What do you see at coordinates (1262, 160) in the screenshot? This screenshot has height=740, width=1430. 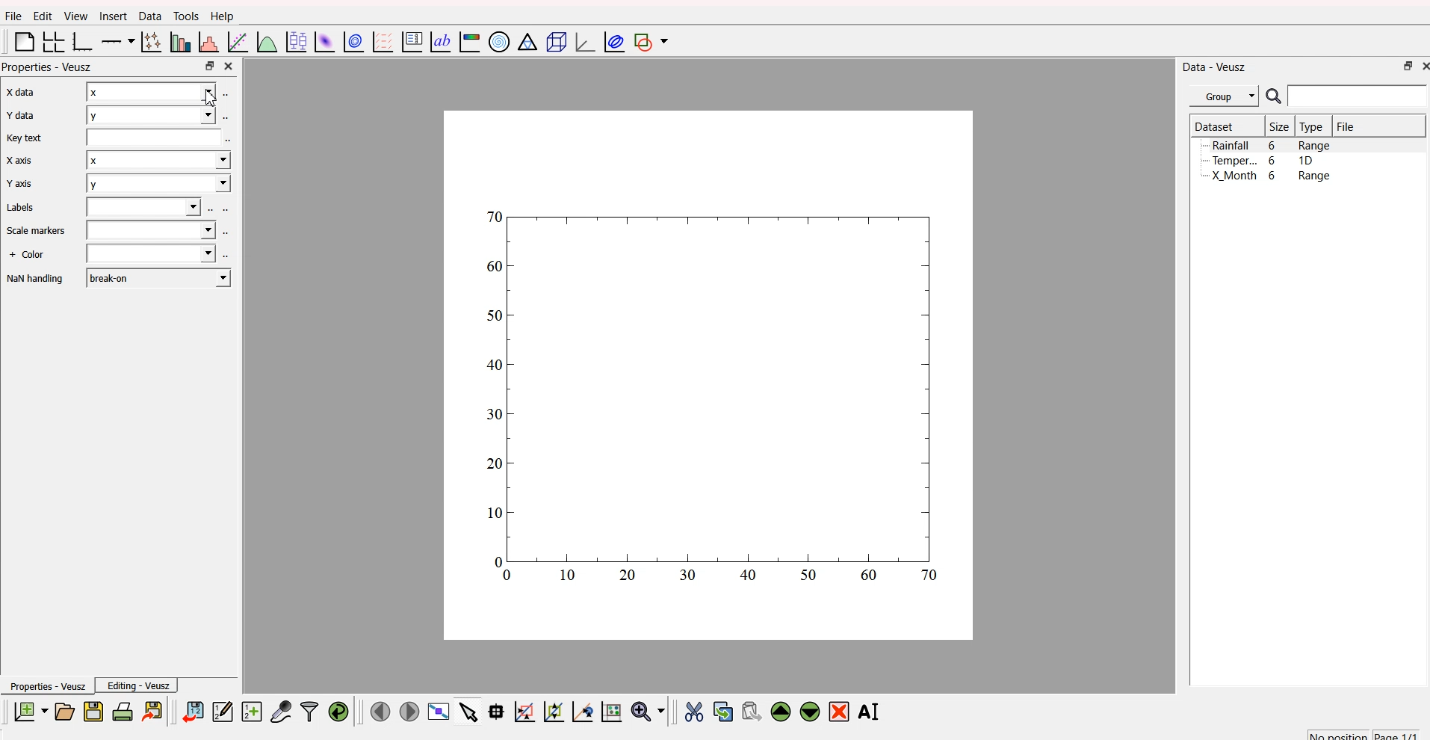 I see `Temper... 6 1D` at bounding box center [1262, 160].